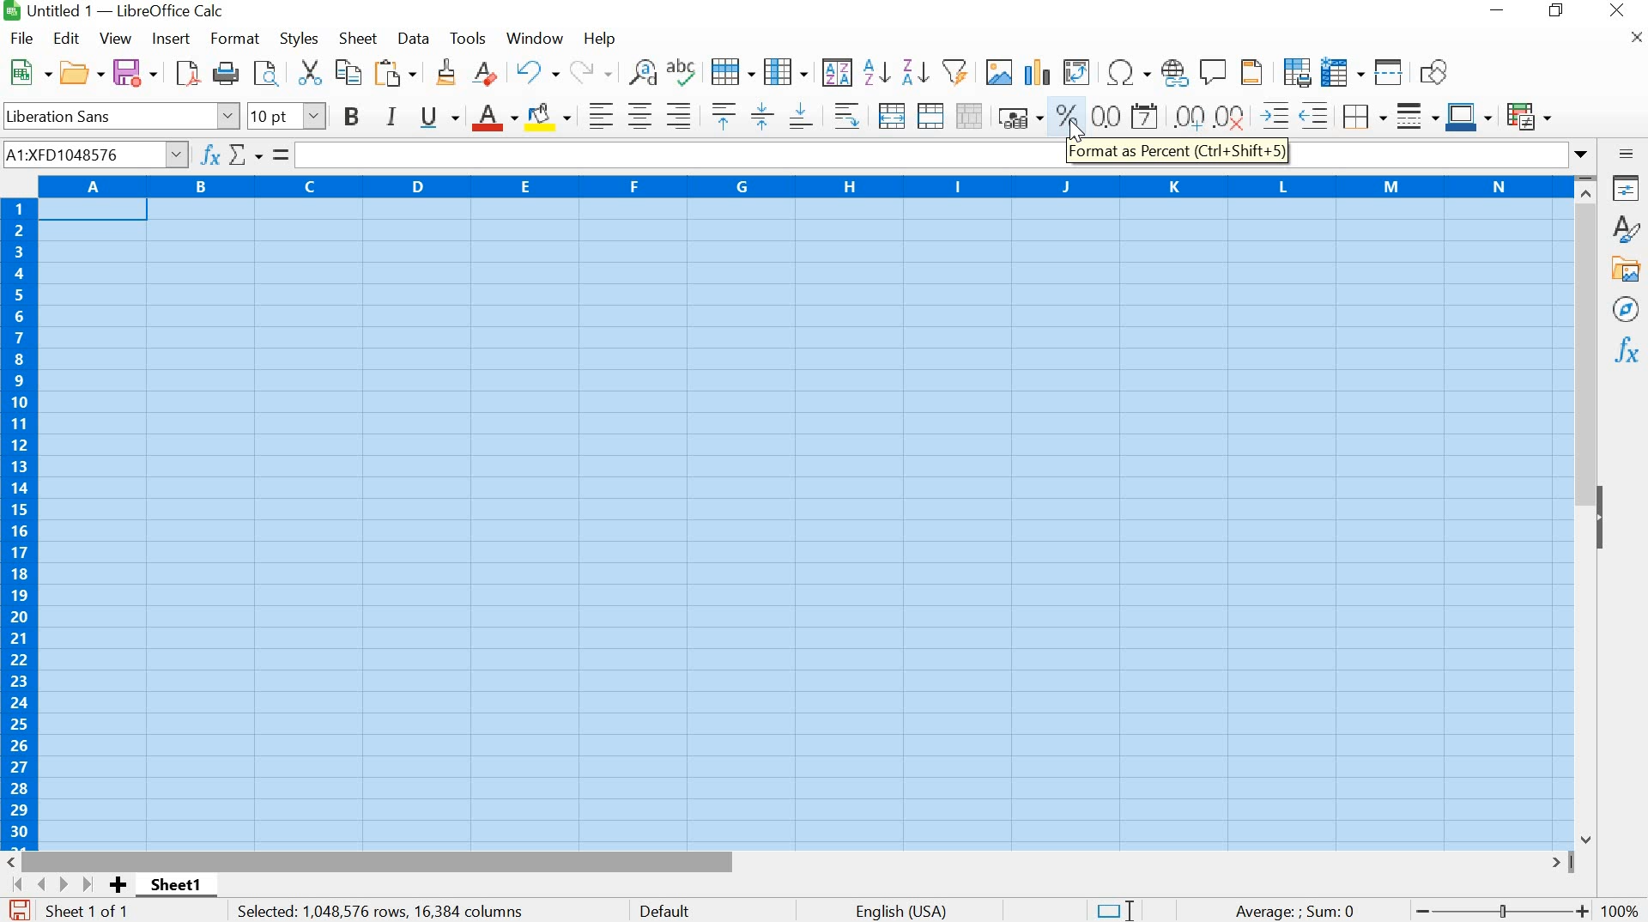 Image resolution: width=1648 pixels, height=922 pixels. What do you see at coordinates (1119, 906) in the screenshot?
I see `Standard Selection` at bounding box center [1119, 906].